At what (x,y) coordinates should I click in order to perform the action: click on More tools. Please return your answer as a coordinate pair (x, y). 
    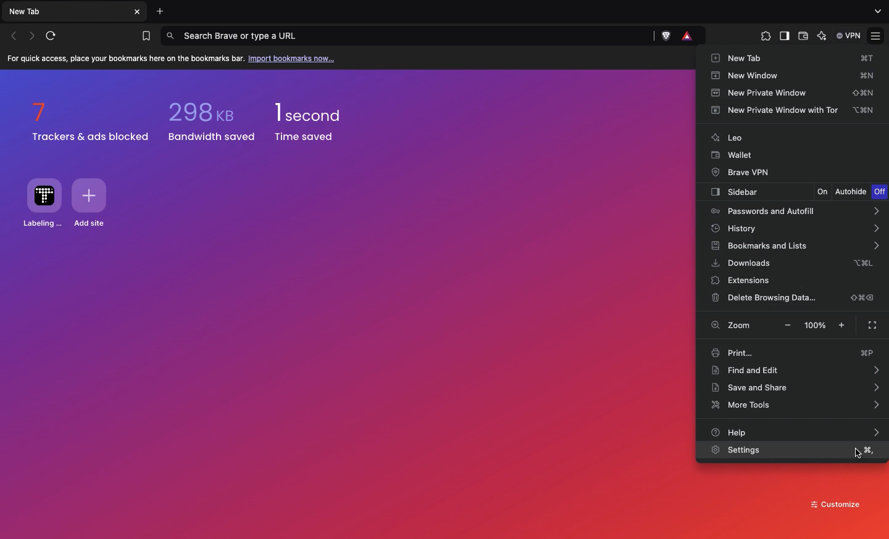
    Looking at the image, I should click on (787, 405).